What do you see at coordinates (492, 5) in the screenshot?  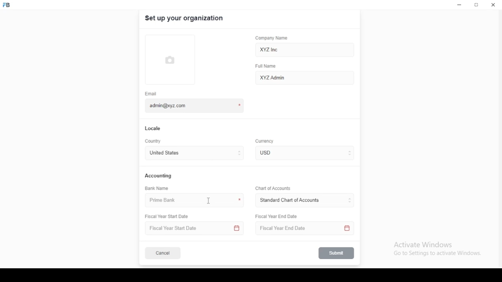 I see `close window` at bounding box center [492, 5].